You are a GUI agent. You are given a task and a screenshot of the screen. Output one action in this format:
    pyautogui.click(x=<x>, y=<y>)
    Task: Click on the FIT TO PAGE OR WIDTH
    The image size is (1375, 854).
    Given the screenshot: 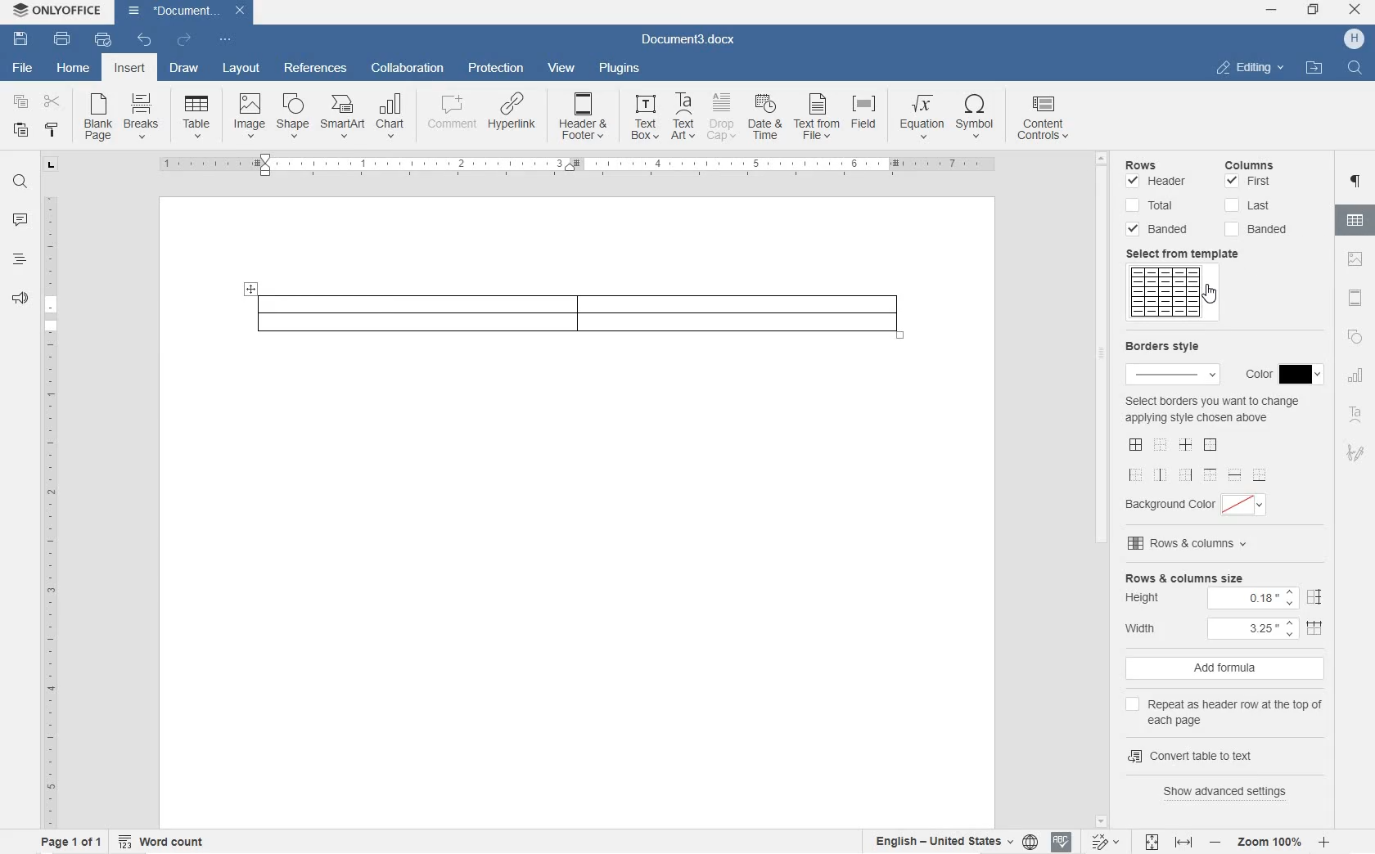 What is the action you would take?
    pyautogui.click(x=1169, y=843)
    